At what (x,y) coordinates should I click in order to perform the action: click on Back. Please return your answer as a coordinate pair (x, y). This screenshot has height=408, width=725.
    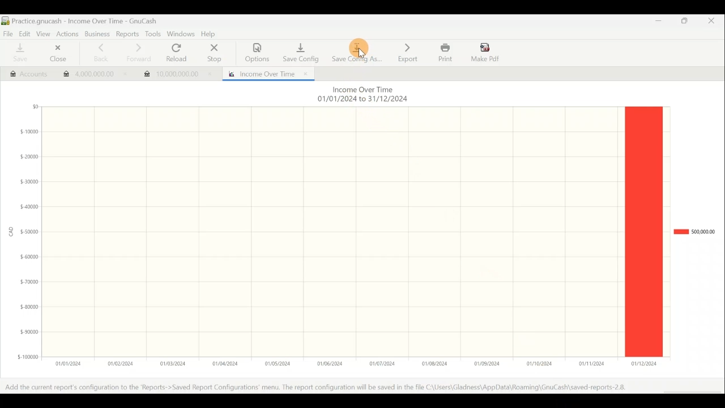
    Looking at the image, I should click on (97, 53).